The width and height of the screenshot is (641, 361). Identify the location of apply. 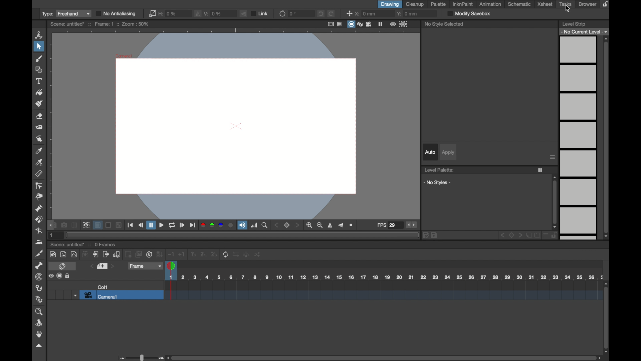
(449, 153).